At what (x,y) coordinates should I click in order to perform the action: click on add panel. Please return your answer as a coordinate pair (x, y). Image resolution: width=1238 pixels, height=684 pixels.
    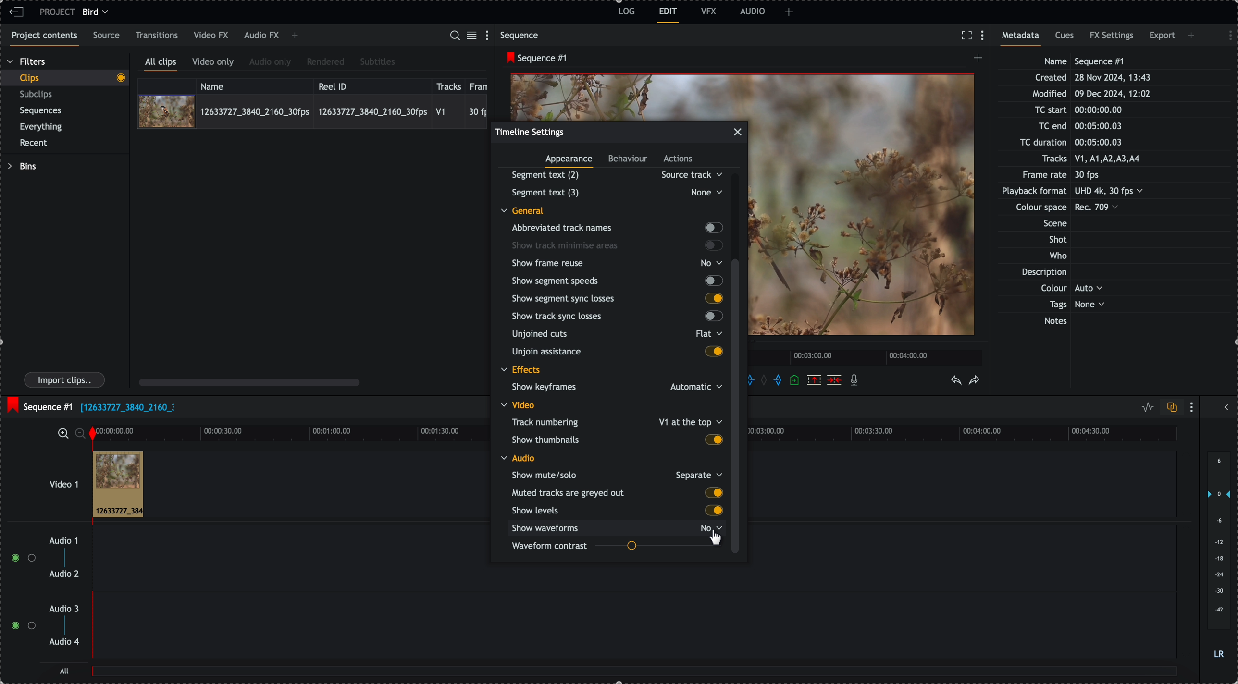
    Looking at the image, I should click on (789, 12).